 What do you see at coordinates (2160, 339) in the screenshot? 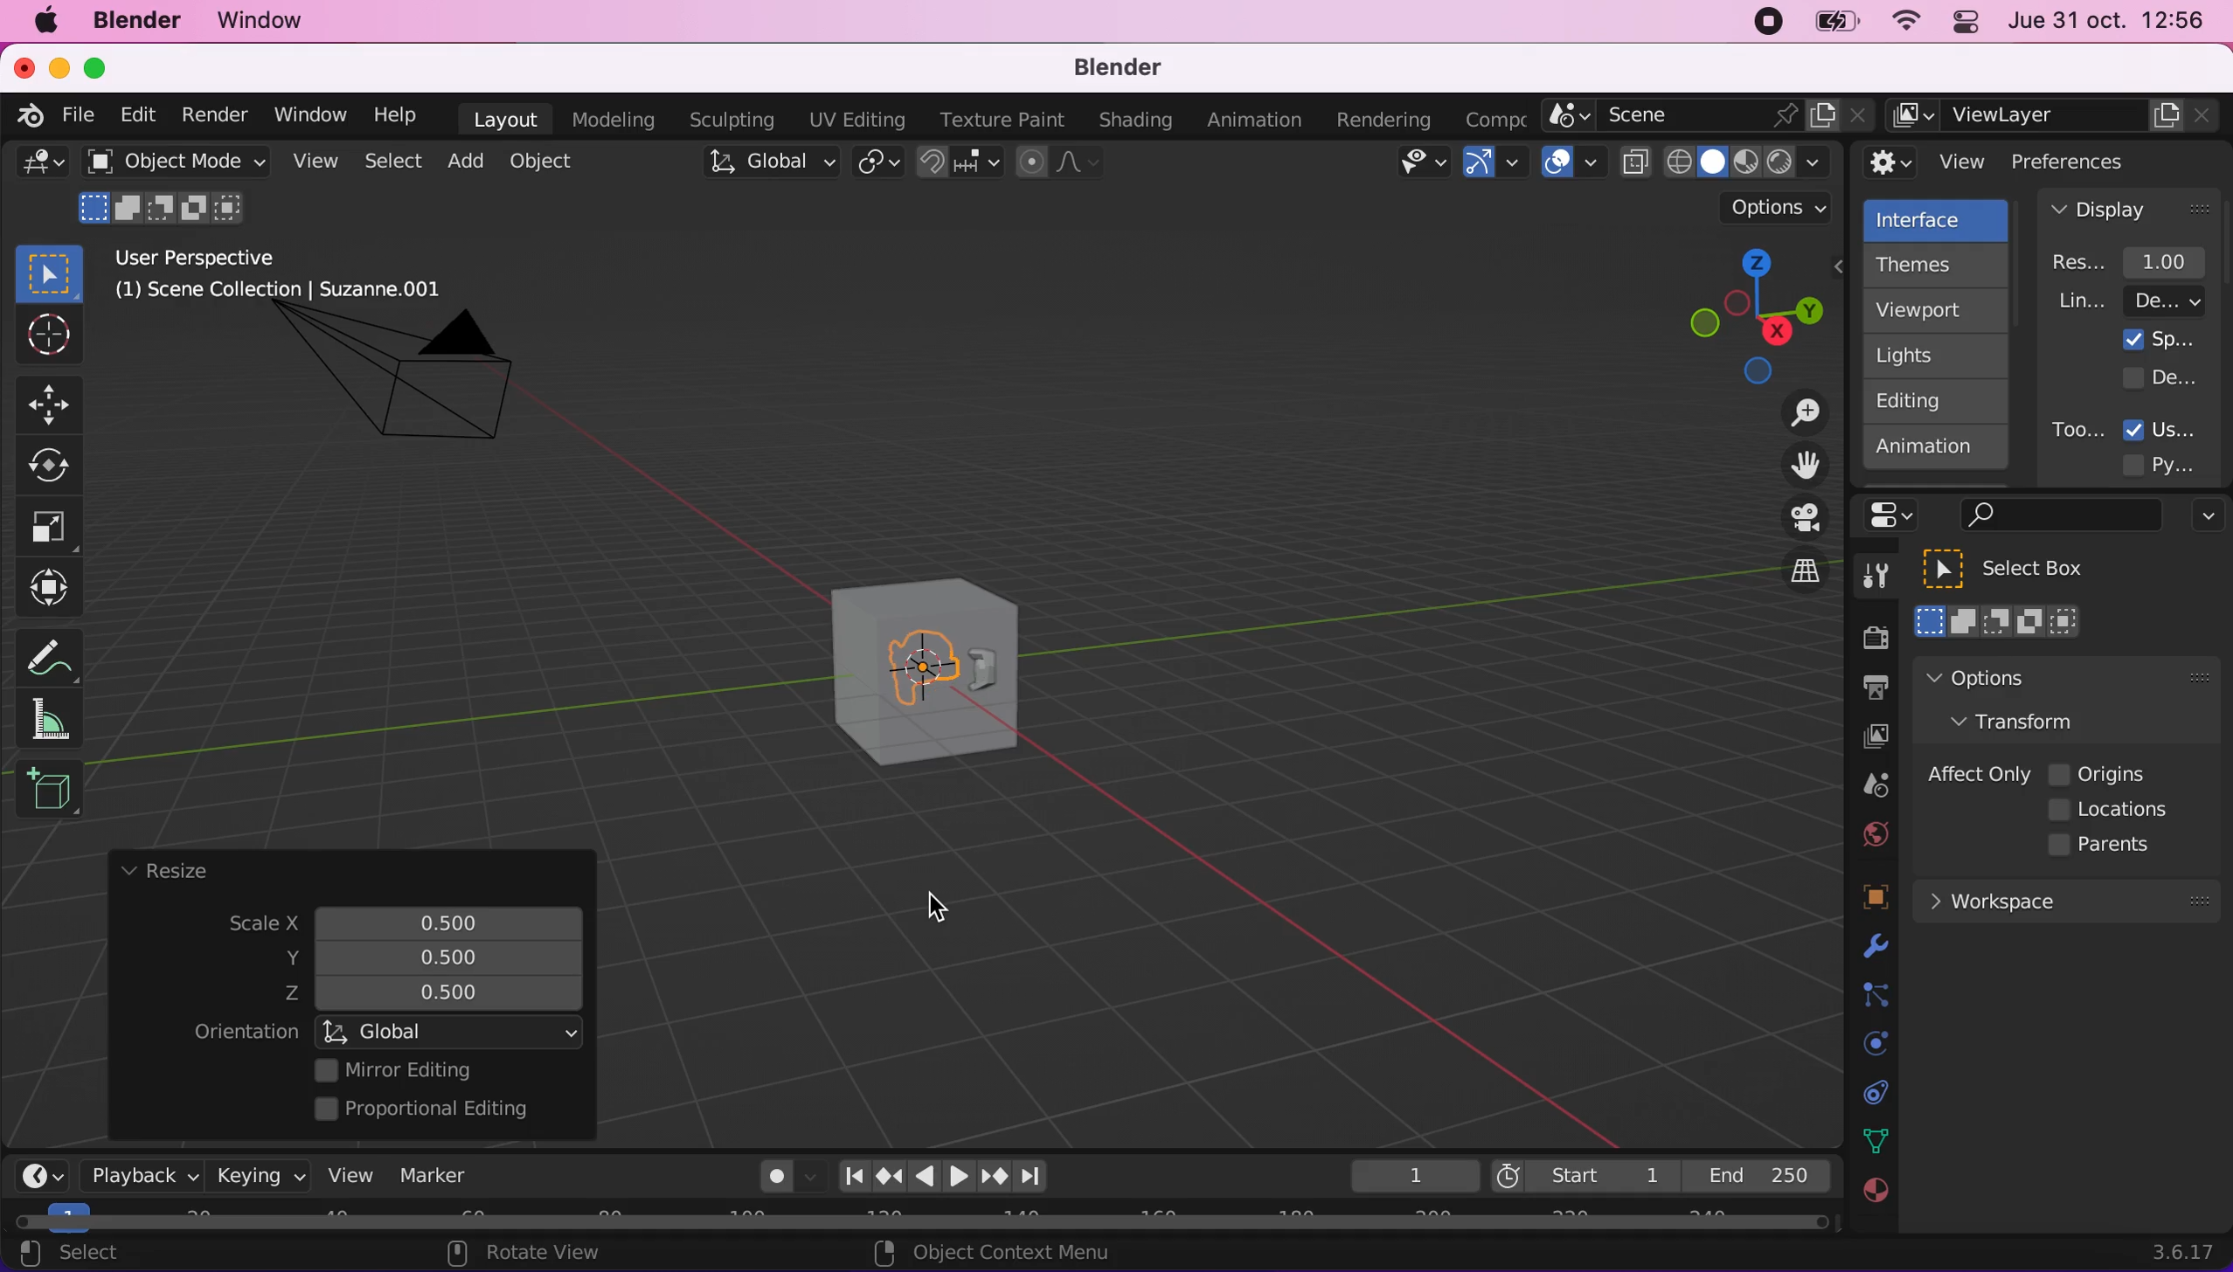
I see `splash screen` at bounding box center [2160, 339].